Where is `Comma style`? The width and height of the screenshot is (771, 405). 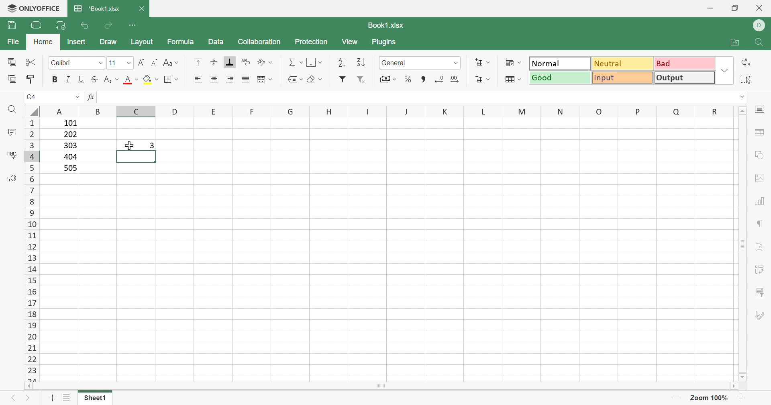 Comma style is located at coordinates (422, 80).